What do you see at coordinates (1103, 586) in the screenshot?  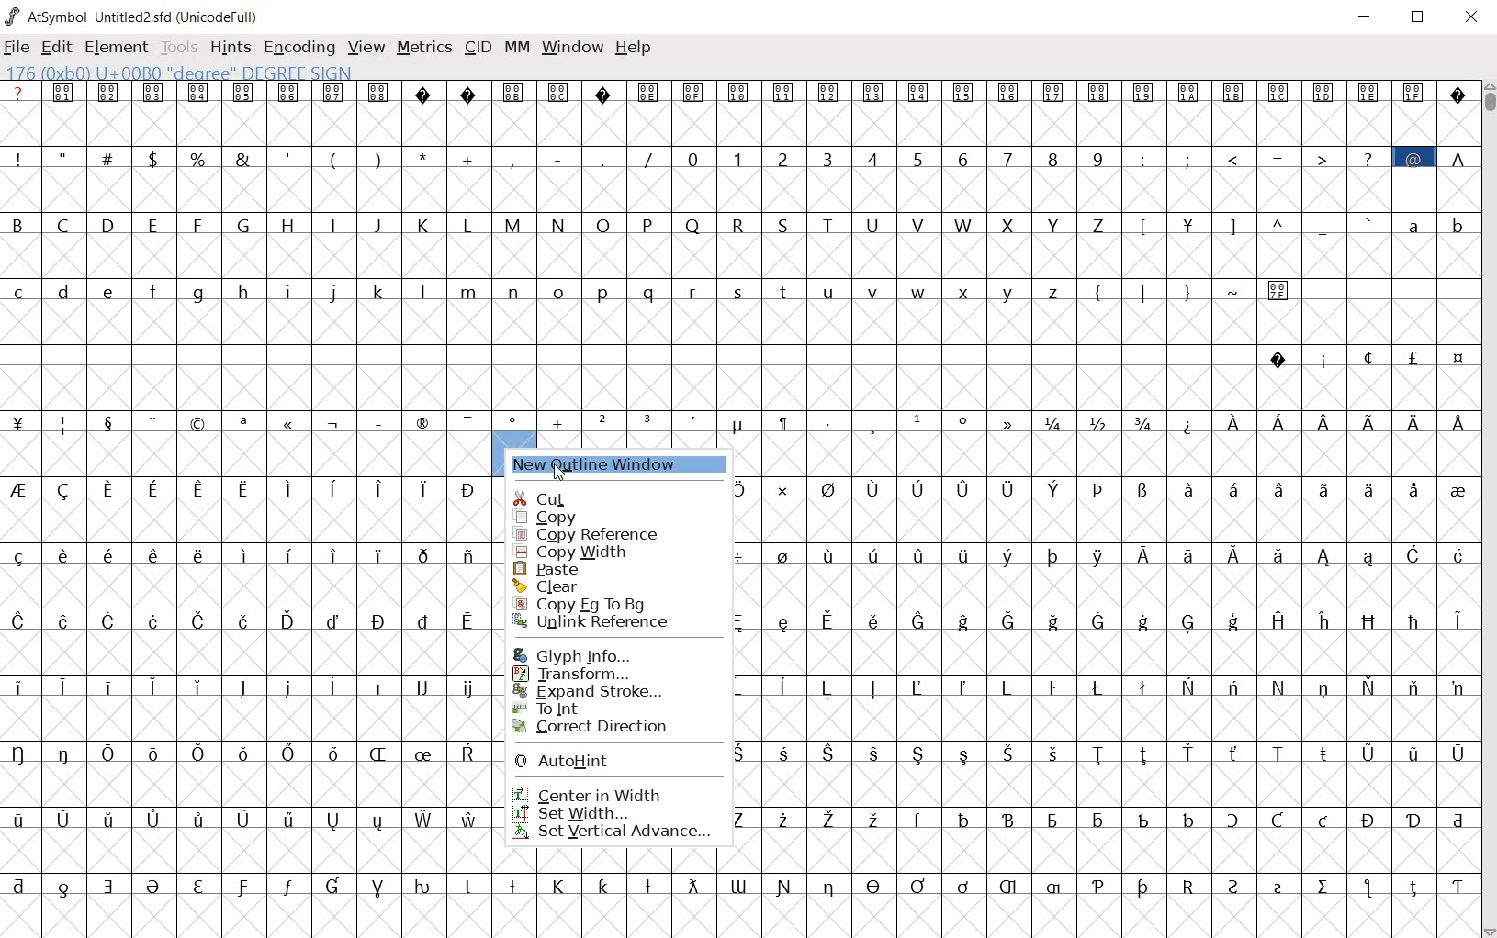 I see `empty glyph slots` at bounding box center [1103, 586].